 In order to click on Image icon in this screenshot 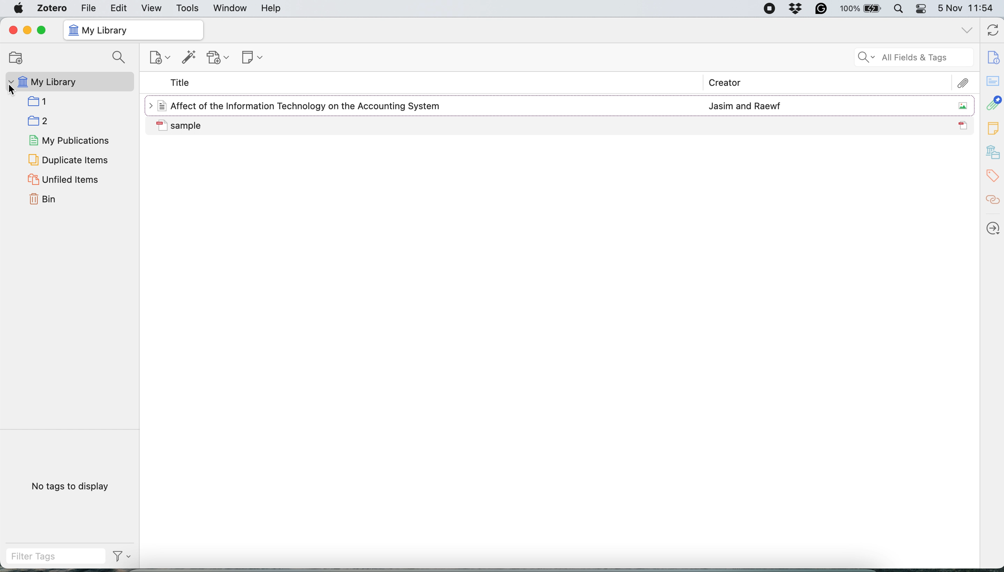, I will do `click(958, 106)`.